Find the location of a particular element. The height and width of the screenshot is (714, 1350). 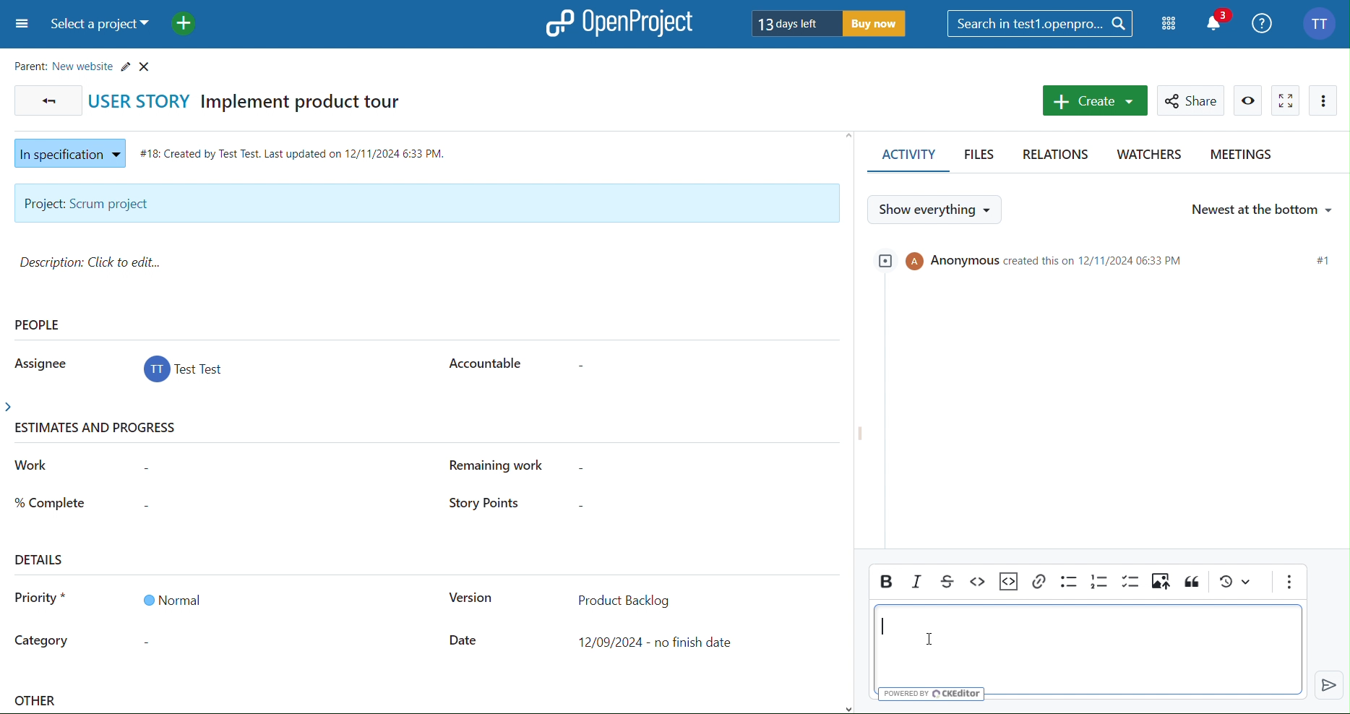

Send is located at coordinates (1329, 685).